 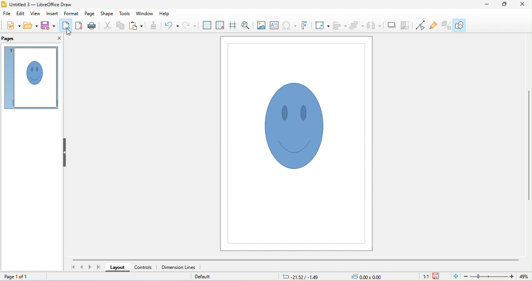 What do you see at coordinates (504, 4) in the screenshot?
I see `maximize` at bounding box center [504, 4].